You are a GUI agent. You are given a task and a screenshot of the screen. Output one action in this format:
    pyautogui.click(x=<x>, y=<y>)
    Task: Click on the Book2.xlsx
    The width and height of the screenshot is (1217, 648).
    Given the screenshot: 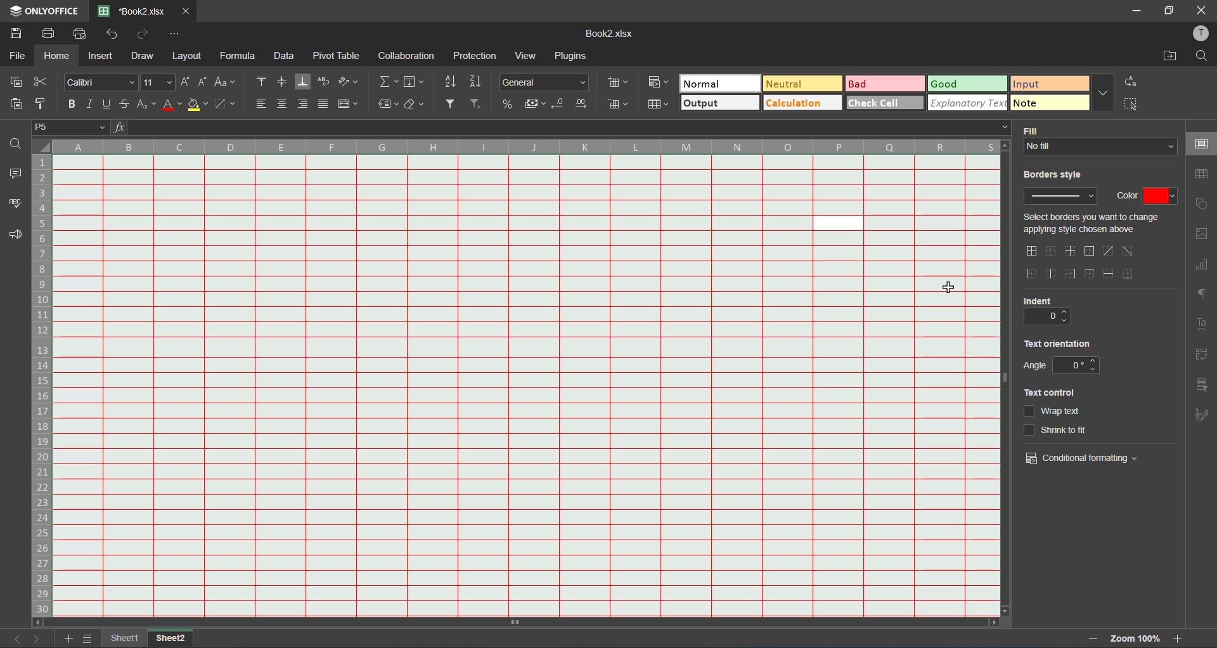 What is the action you would take?
    pyautogui.click(x=612, y=34)
    